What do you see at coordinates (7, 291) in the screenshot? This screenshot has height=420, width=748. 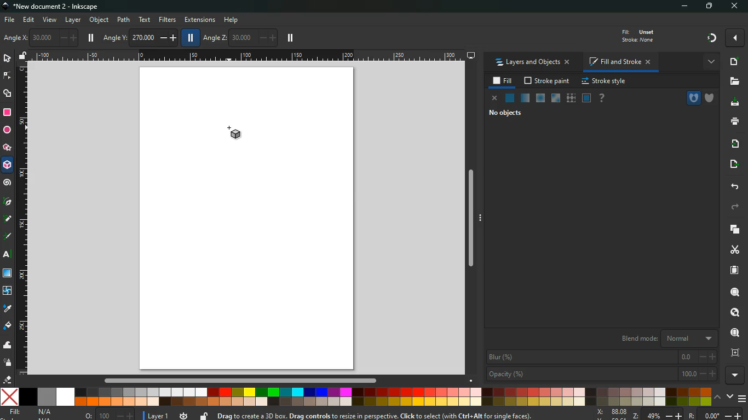 I see `twist` at bounding box center [7, 291].